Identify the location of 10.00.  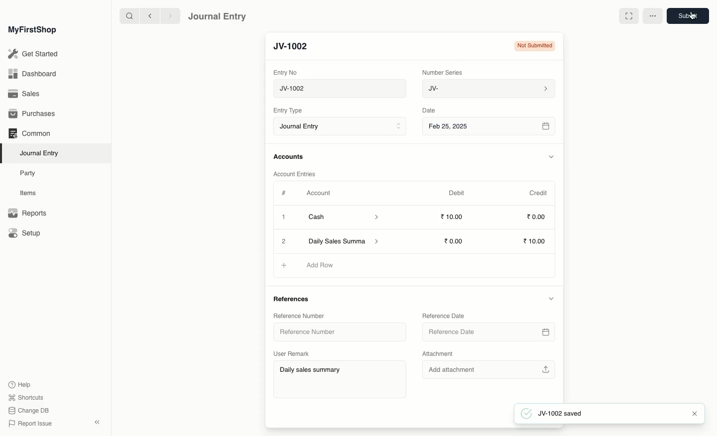
(536, 242).